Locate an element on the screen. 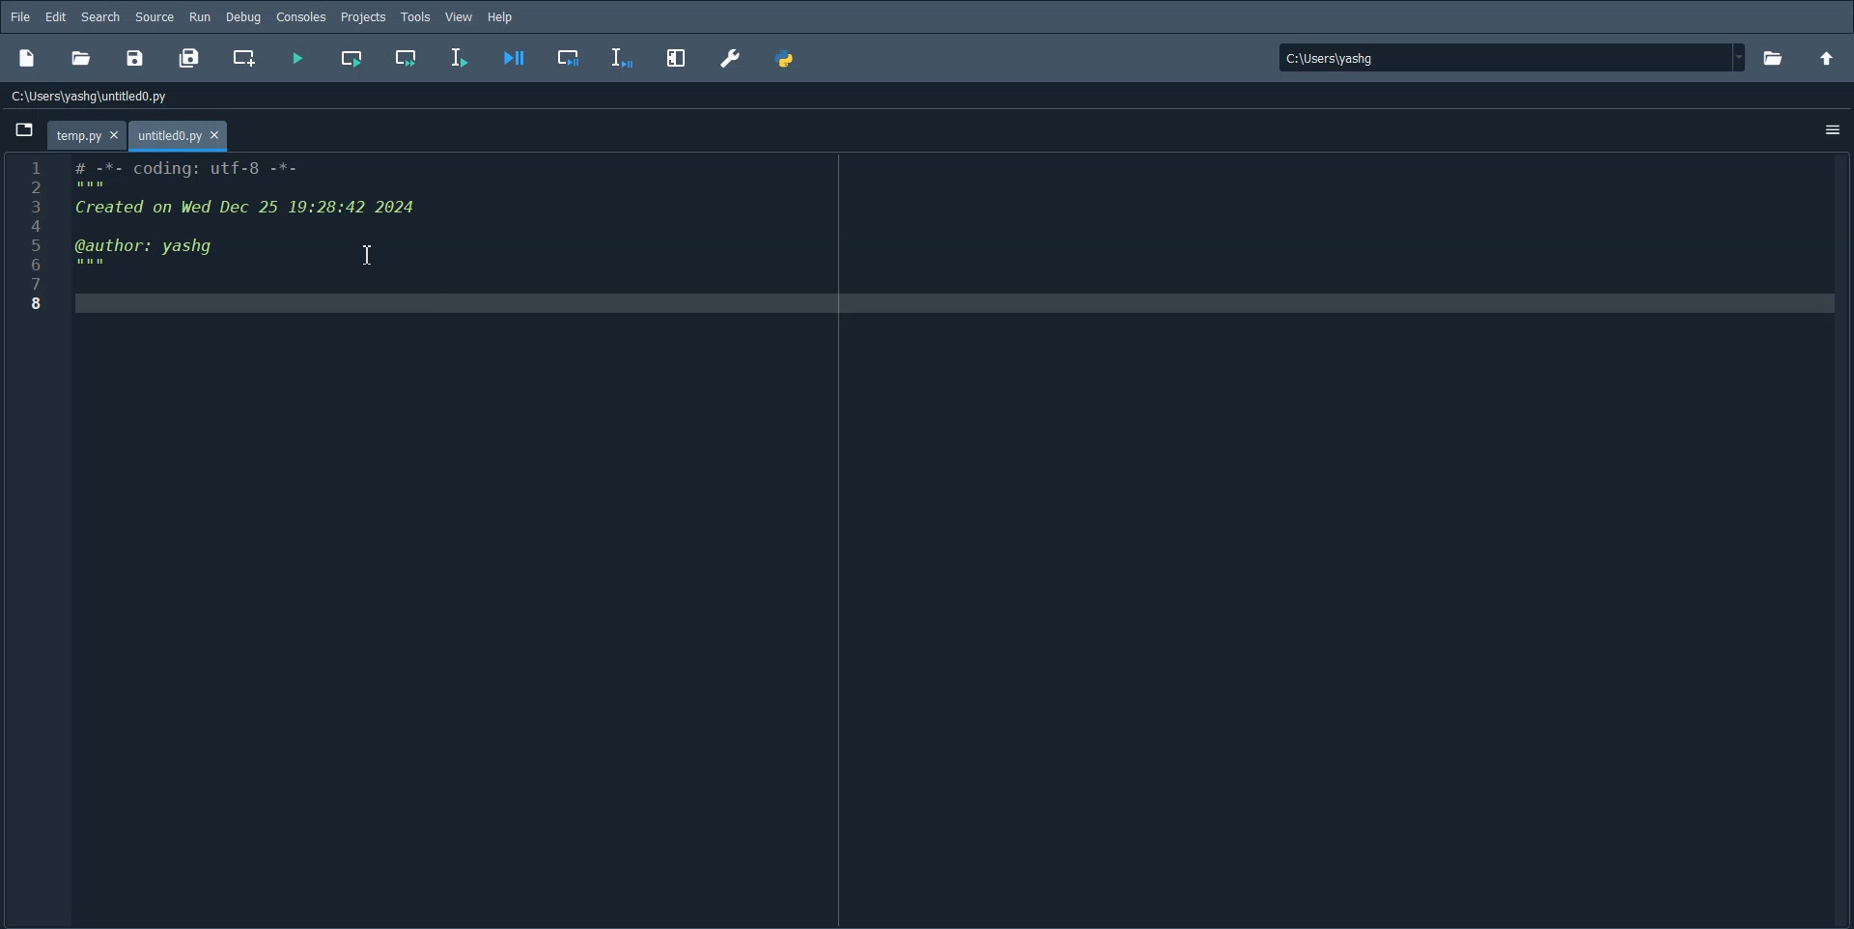 Image resolution: width=1854 pixels, height=929 pixels. Debug cell is located at coordinates (568, 61).